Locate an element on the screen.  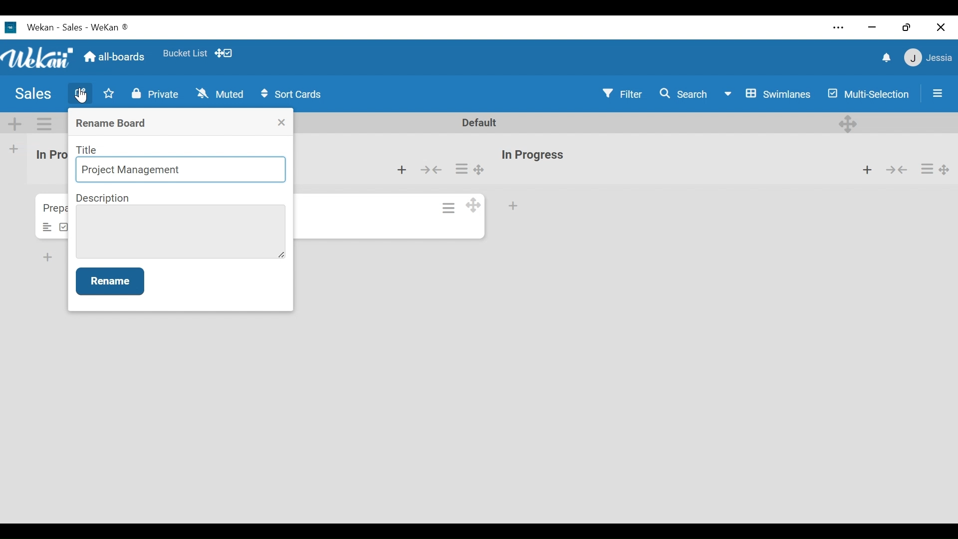
Member is located at coordinates (929, 57).